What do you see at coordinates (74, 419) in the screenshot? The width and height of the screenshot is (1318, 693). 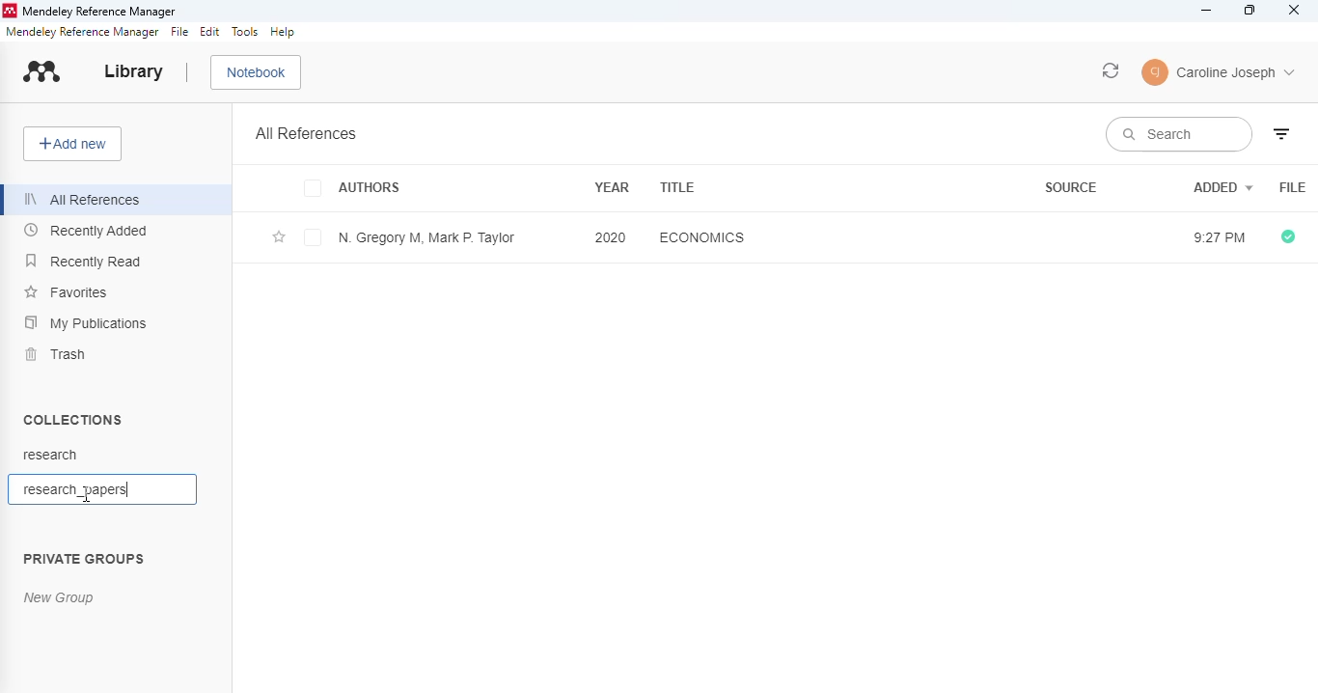 I see `collections` at bounding box center [74, 419].